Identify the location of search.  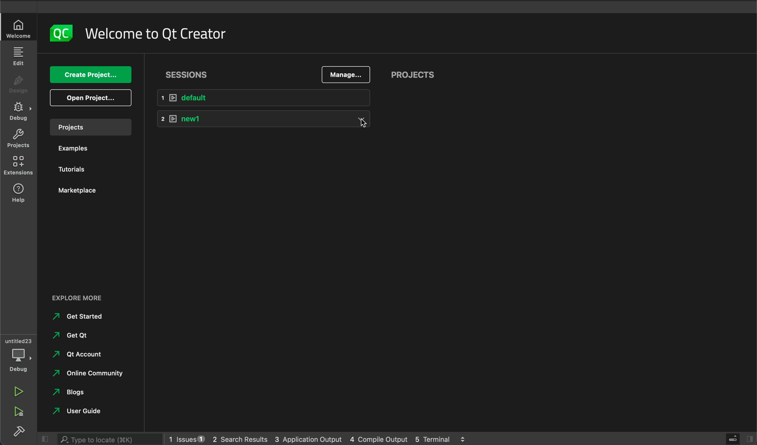
(108, 439).